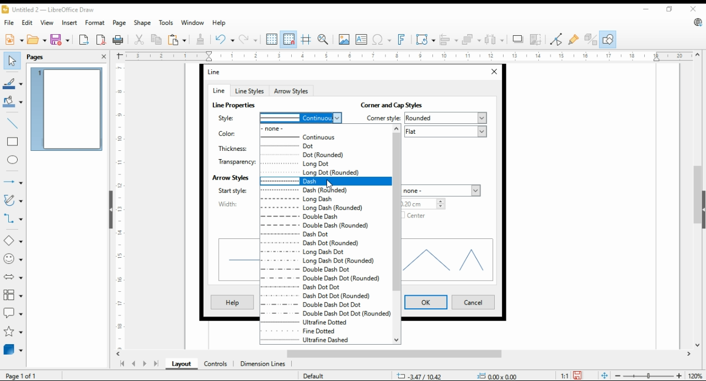 The height and width of the screenshot is (381, 706). I want to click on vertical scale, so click(119, 206).